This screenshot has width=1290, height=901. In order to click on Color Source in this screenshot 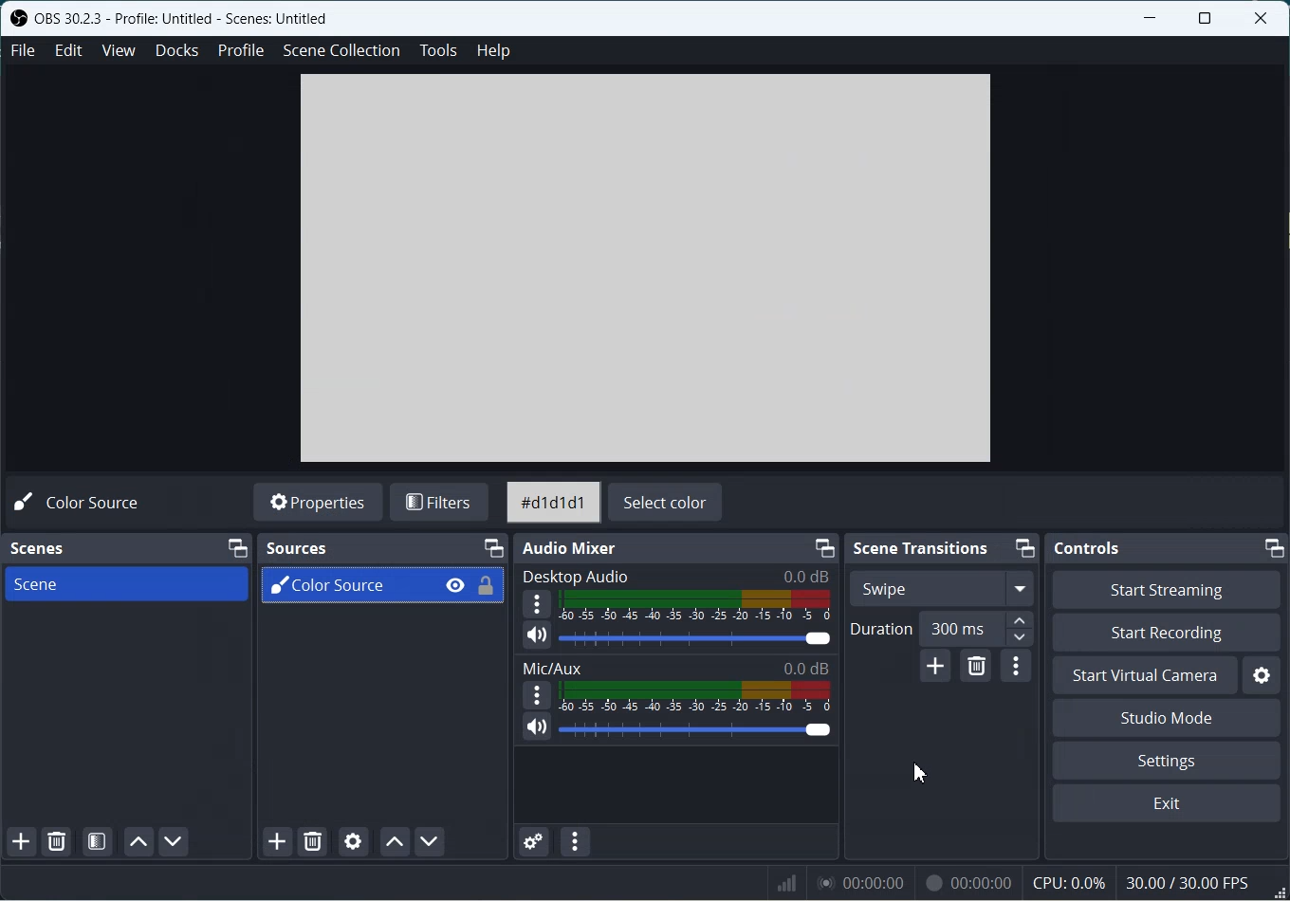, I will do `click(347, 589)`.